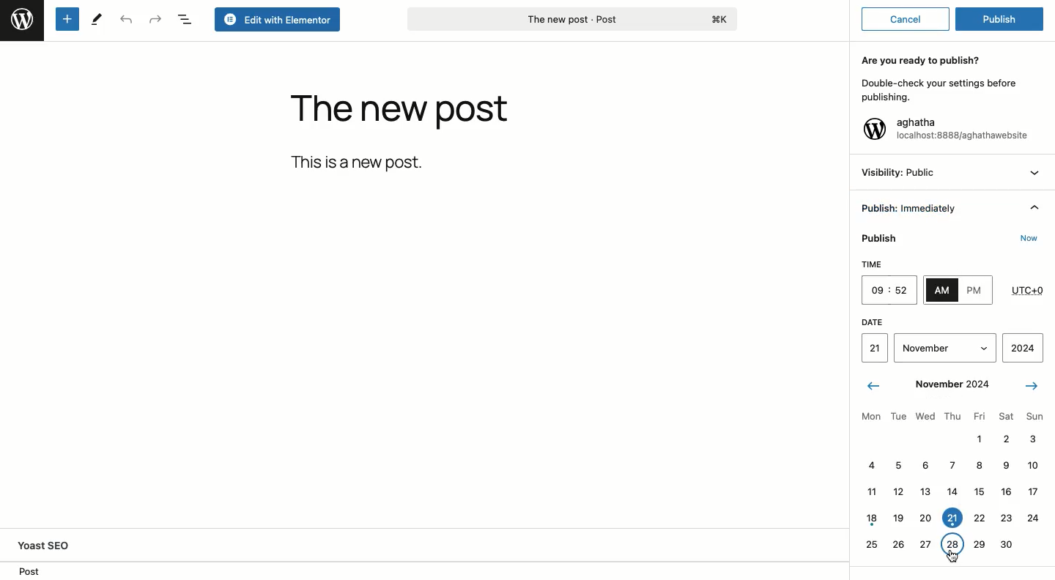 Image resolution: width=1055 pixels, height=580 pixels. I want to click on 7, so click(947, 464).